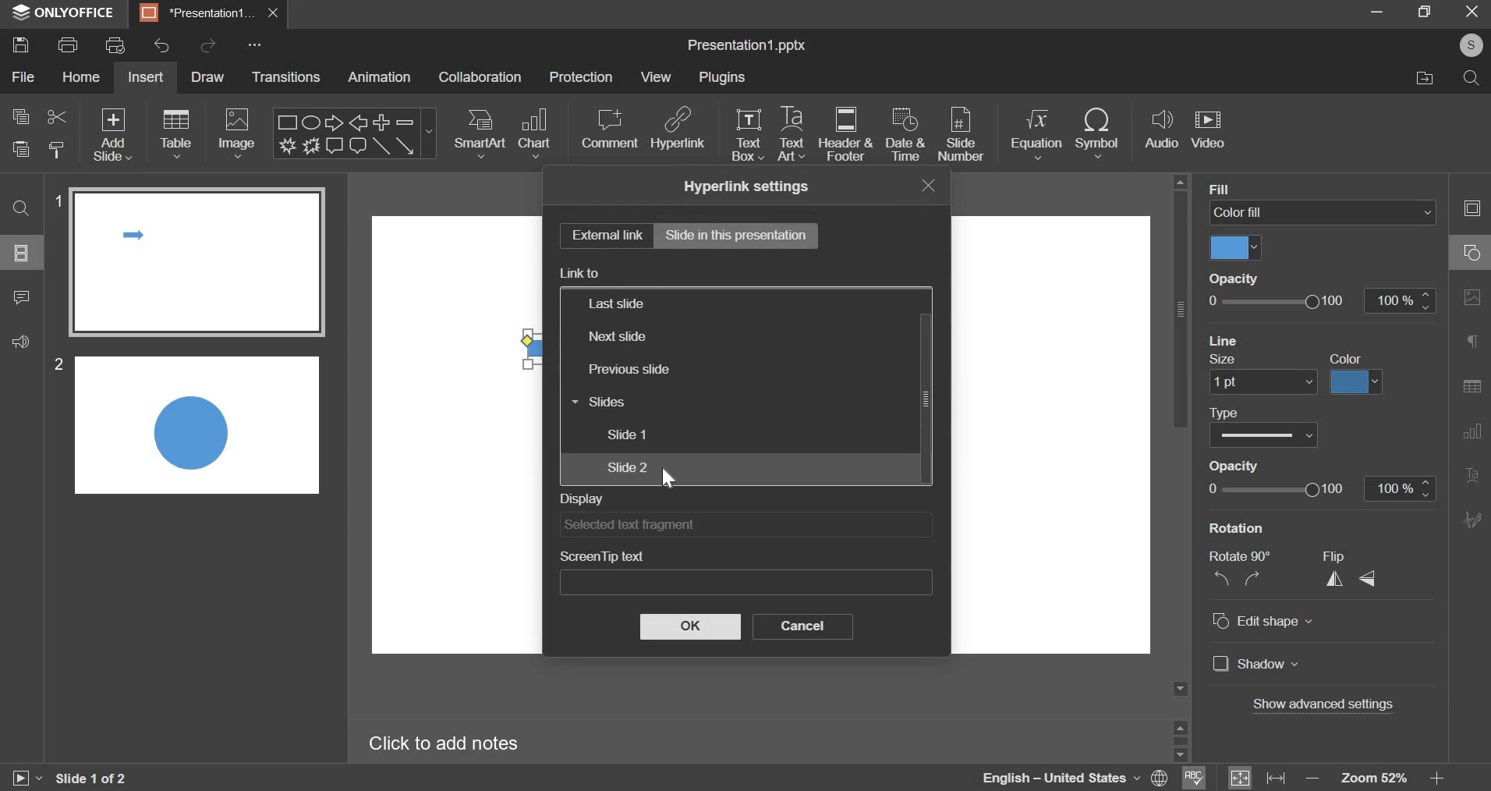  I want to click on input for screen tip text, so click(721, 582).